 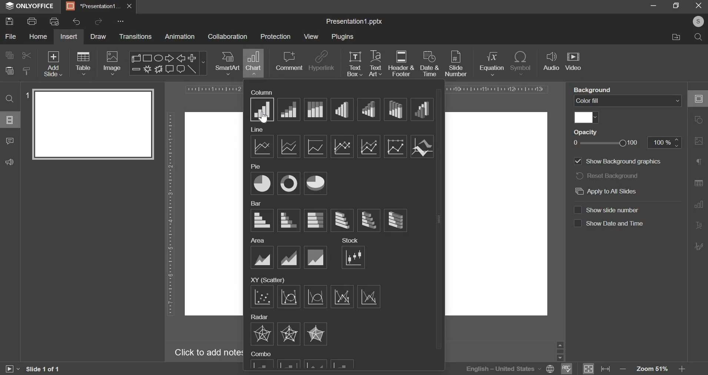 What do you see at coordinates (329, 220) in the screenshot?
I see `bar chart` at bounding box center [329, 220].